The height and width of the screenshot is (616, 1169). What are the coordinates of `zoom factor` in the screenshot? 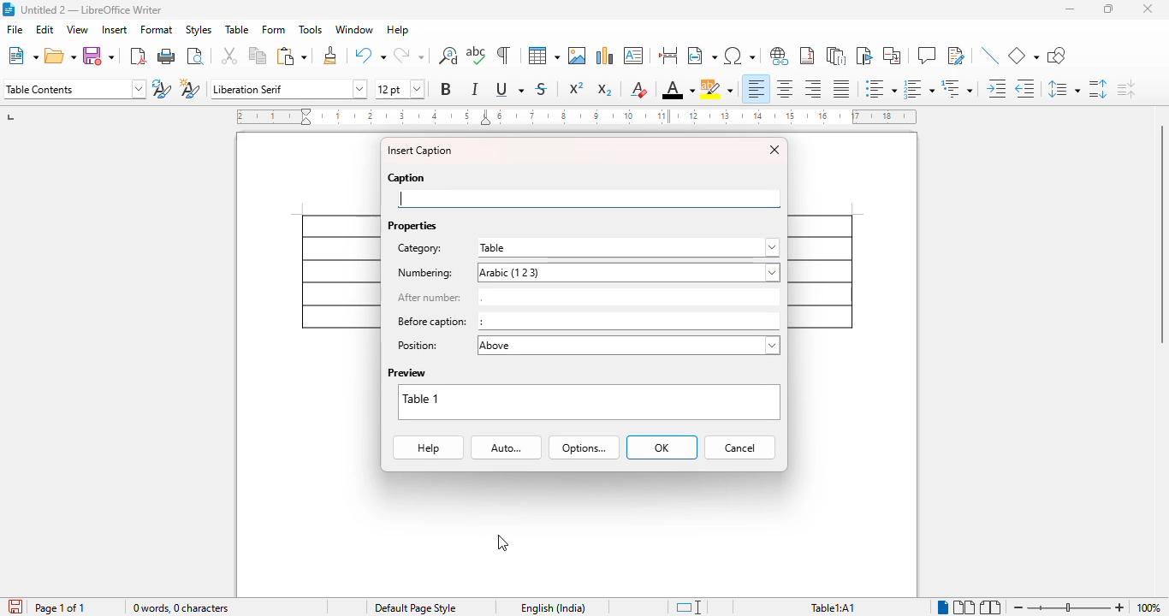 It's located at (1148, 607).